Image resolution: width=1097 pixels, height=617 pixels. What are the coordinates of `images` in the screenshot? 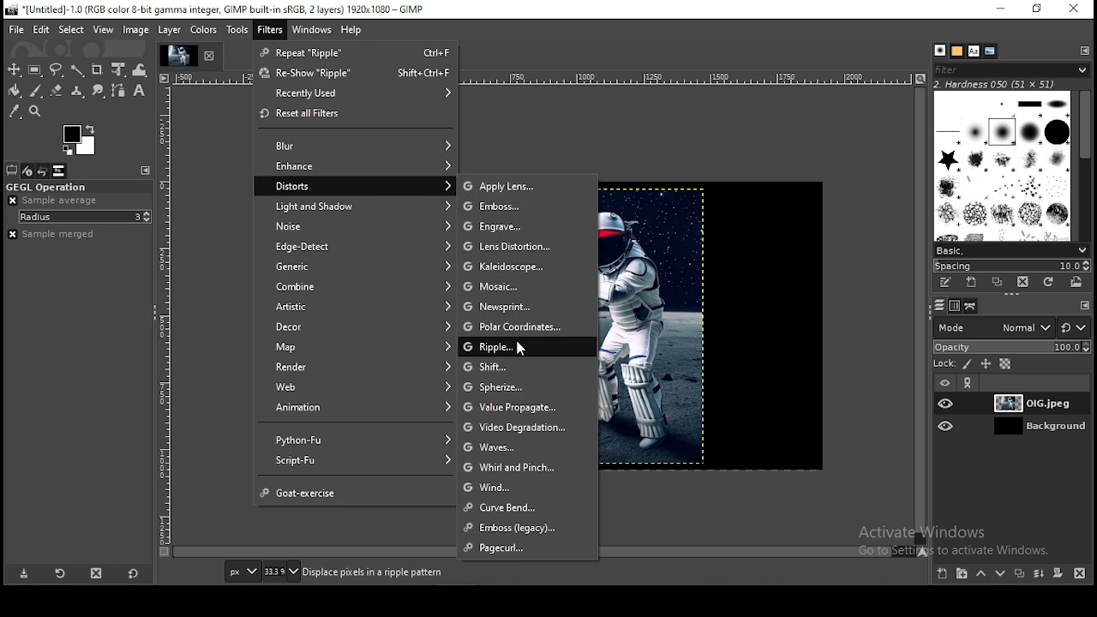 It's located at (59, 171).